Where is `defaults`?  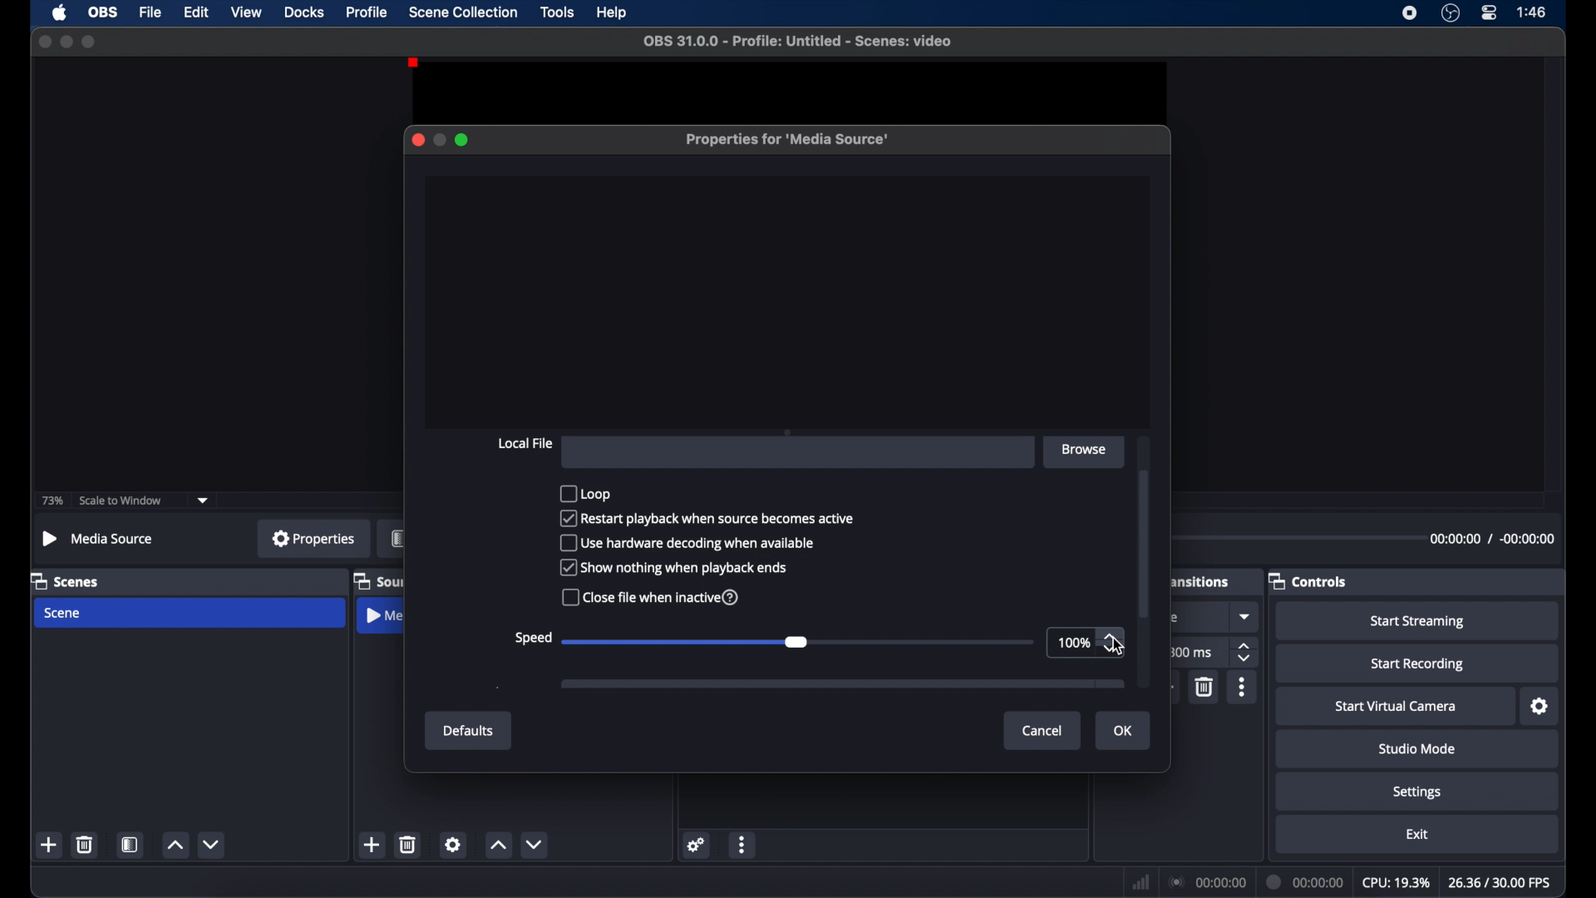 defaults is located at coordinates (469, 731).